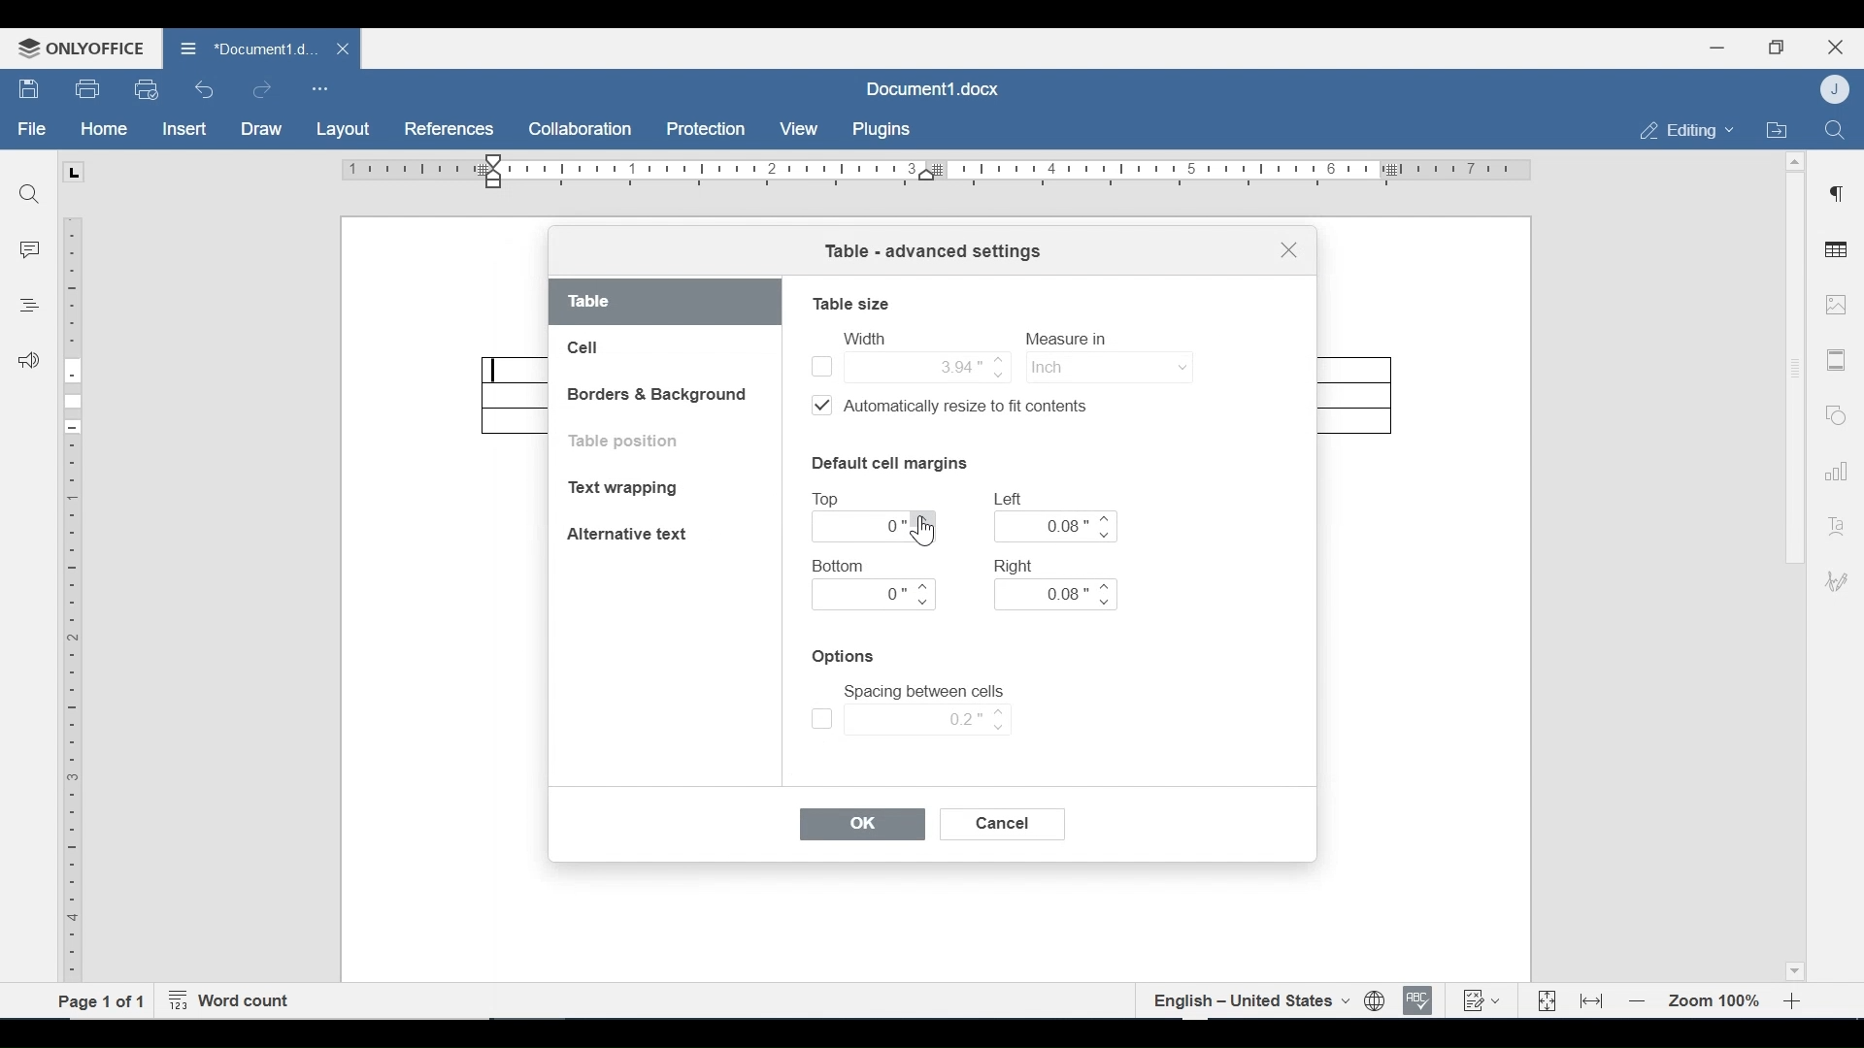  What do you see at coordinates (1638, 1002) in the screenshot?
I see `Zoom out` at bounding box center [1638, 1002].